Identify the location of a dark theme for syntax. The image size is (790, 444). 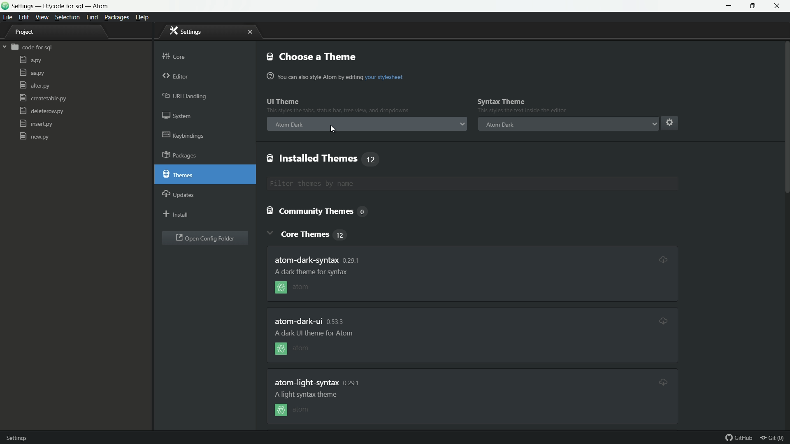
(311, 334).